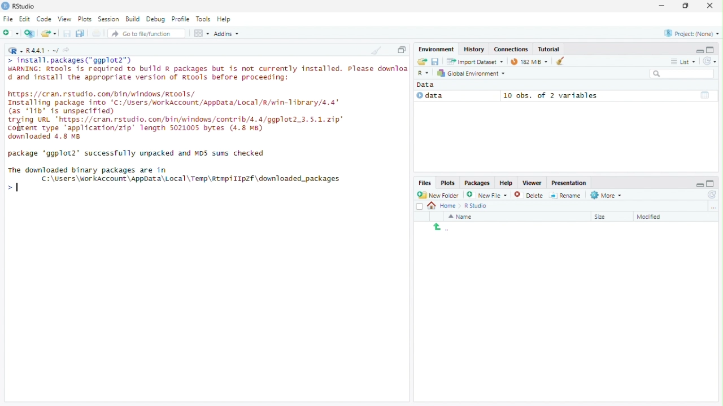 This screenshot has height=406, width=723. What do you see at coordinates (42, 50) in the screenshot?
I see `R language version - R 4.4.1` at bounding box center [42, 50].